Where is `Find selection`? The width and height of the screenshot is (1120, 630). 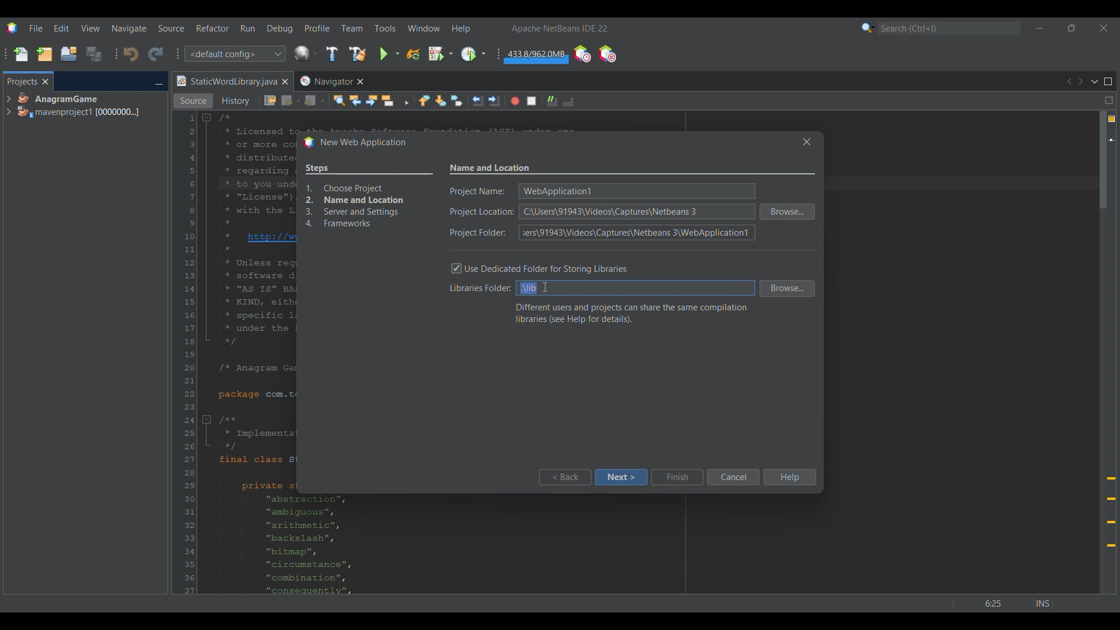
Find selection is located at coordinates (339, 100).